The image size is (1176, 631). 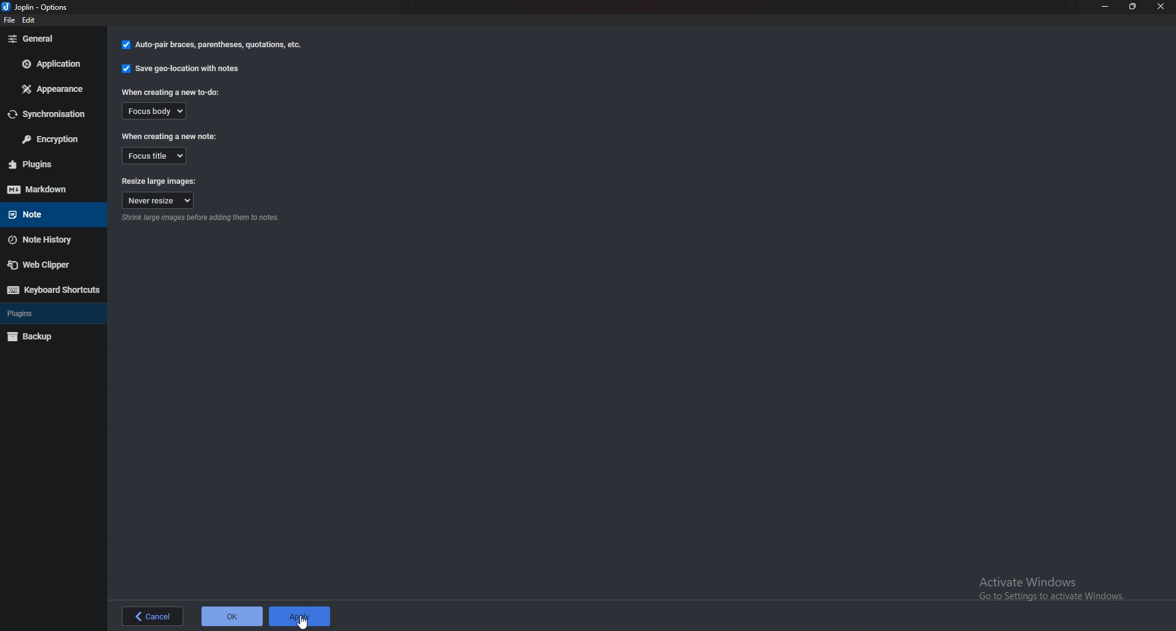 What do you see at coordinates (50, 264) in the screenshot?
I see `Web clipper` at bounding box center [50, 264].